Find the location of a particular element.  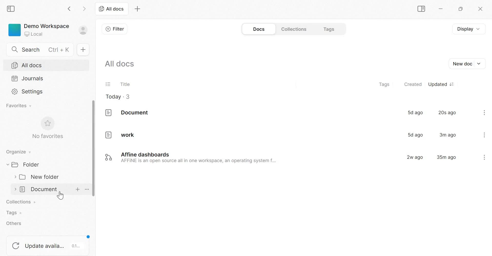

Document is located at coordinates (38, 189).